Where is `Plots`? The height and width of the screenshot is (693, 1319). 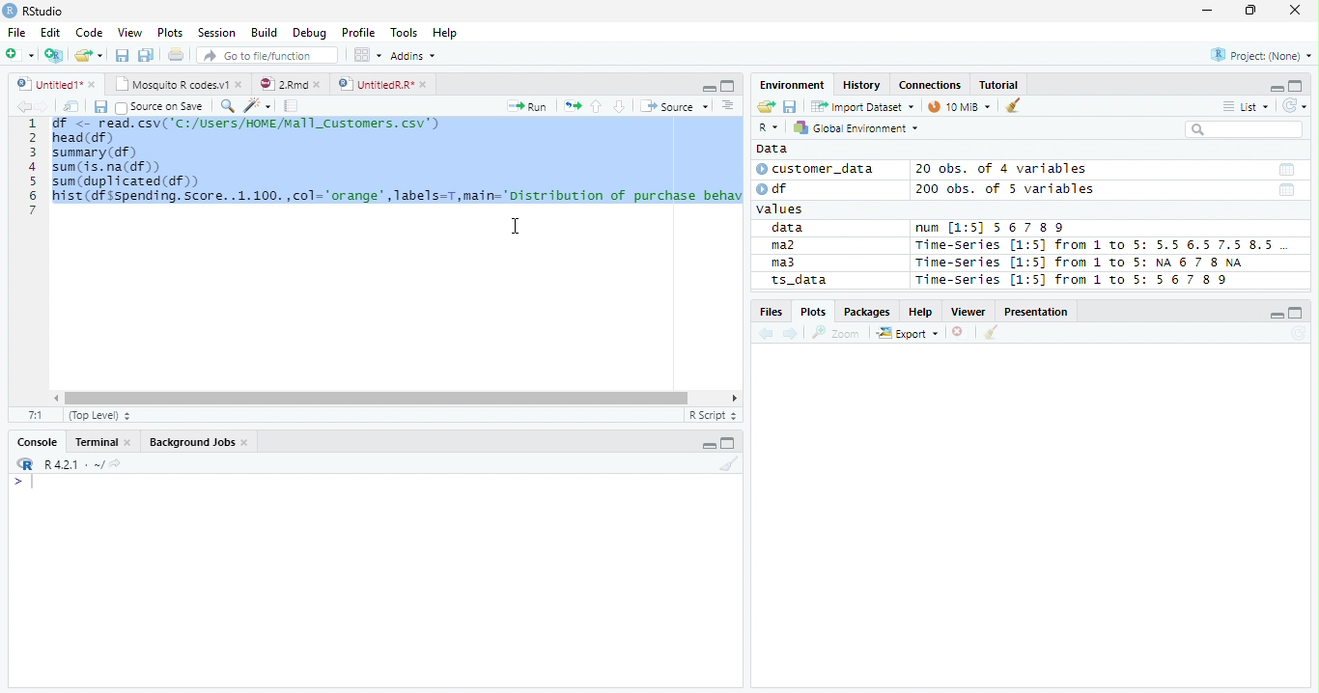
Plots is located at coordinates (813, 311).